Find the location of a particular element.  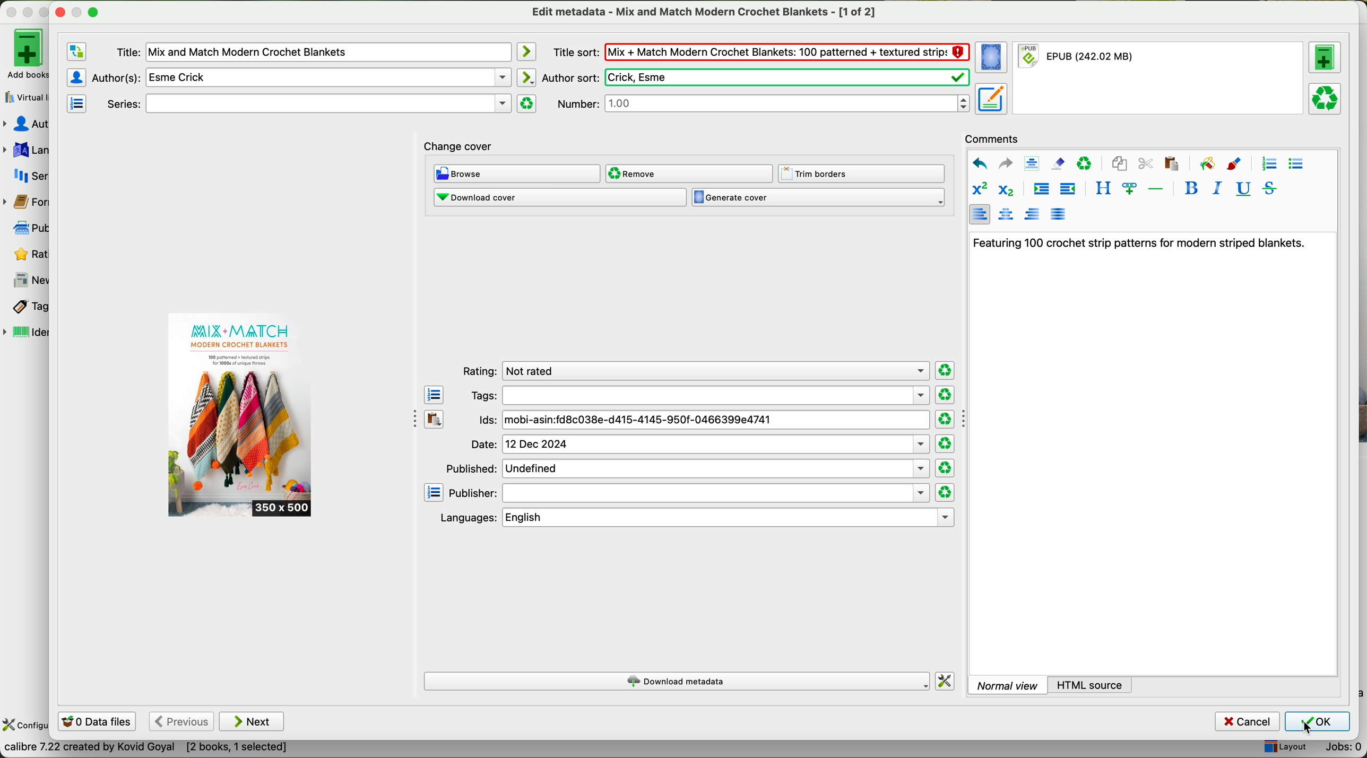

automatically create de author sort is located at coordinates (525, 77).